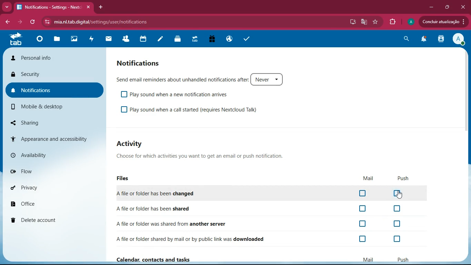  Describe the element at coordinates (195, 39) in the screenshot. I see `tab` at that location.